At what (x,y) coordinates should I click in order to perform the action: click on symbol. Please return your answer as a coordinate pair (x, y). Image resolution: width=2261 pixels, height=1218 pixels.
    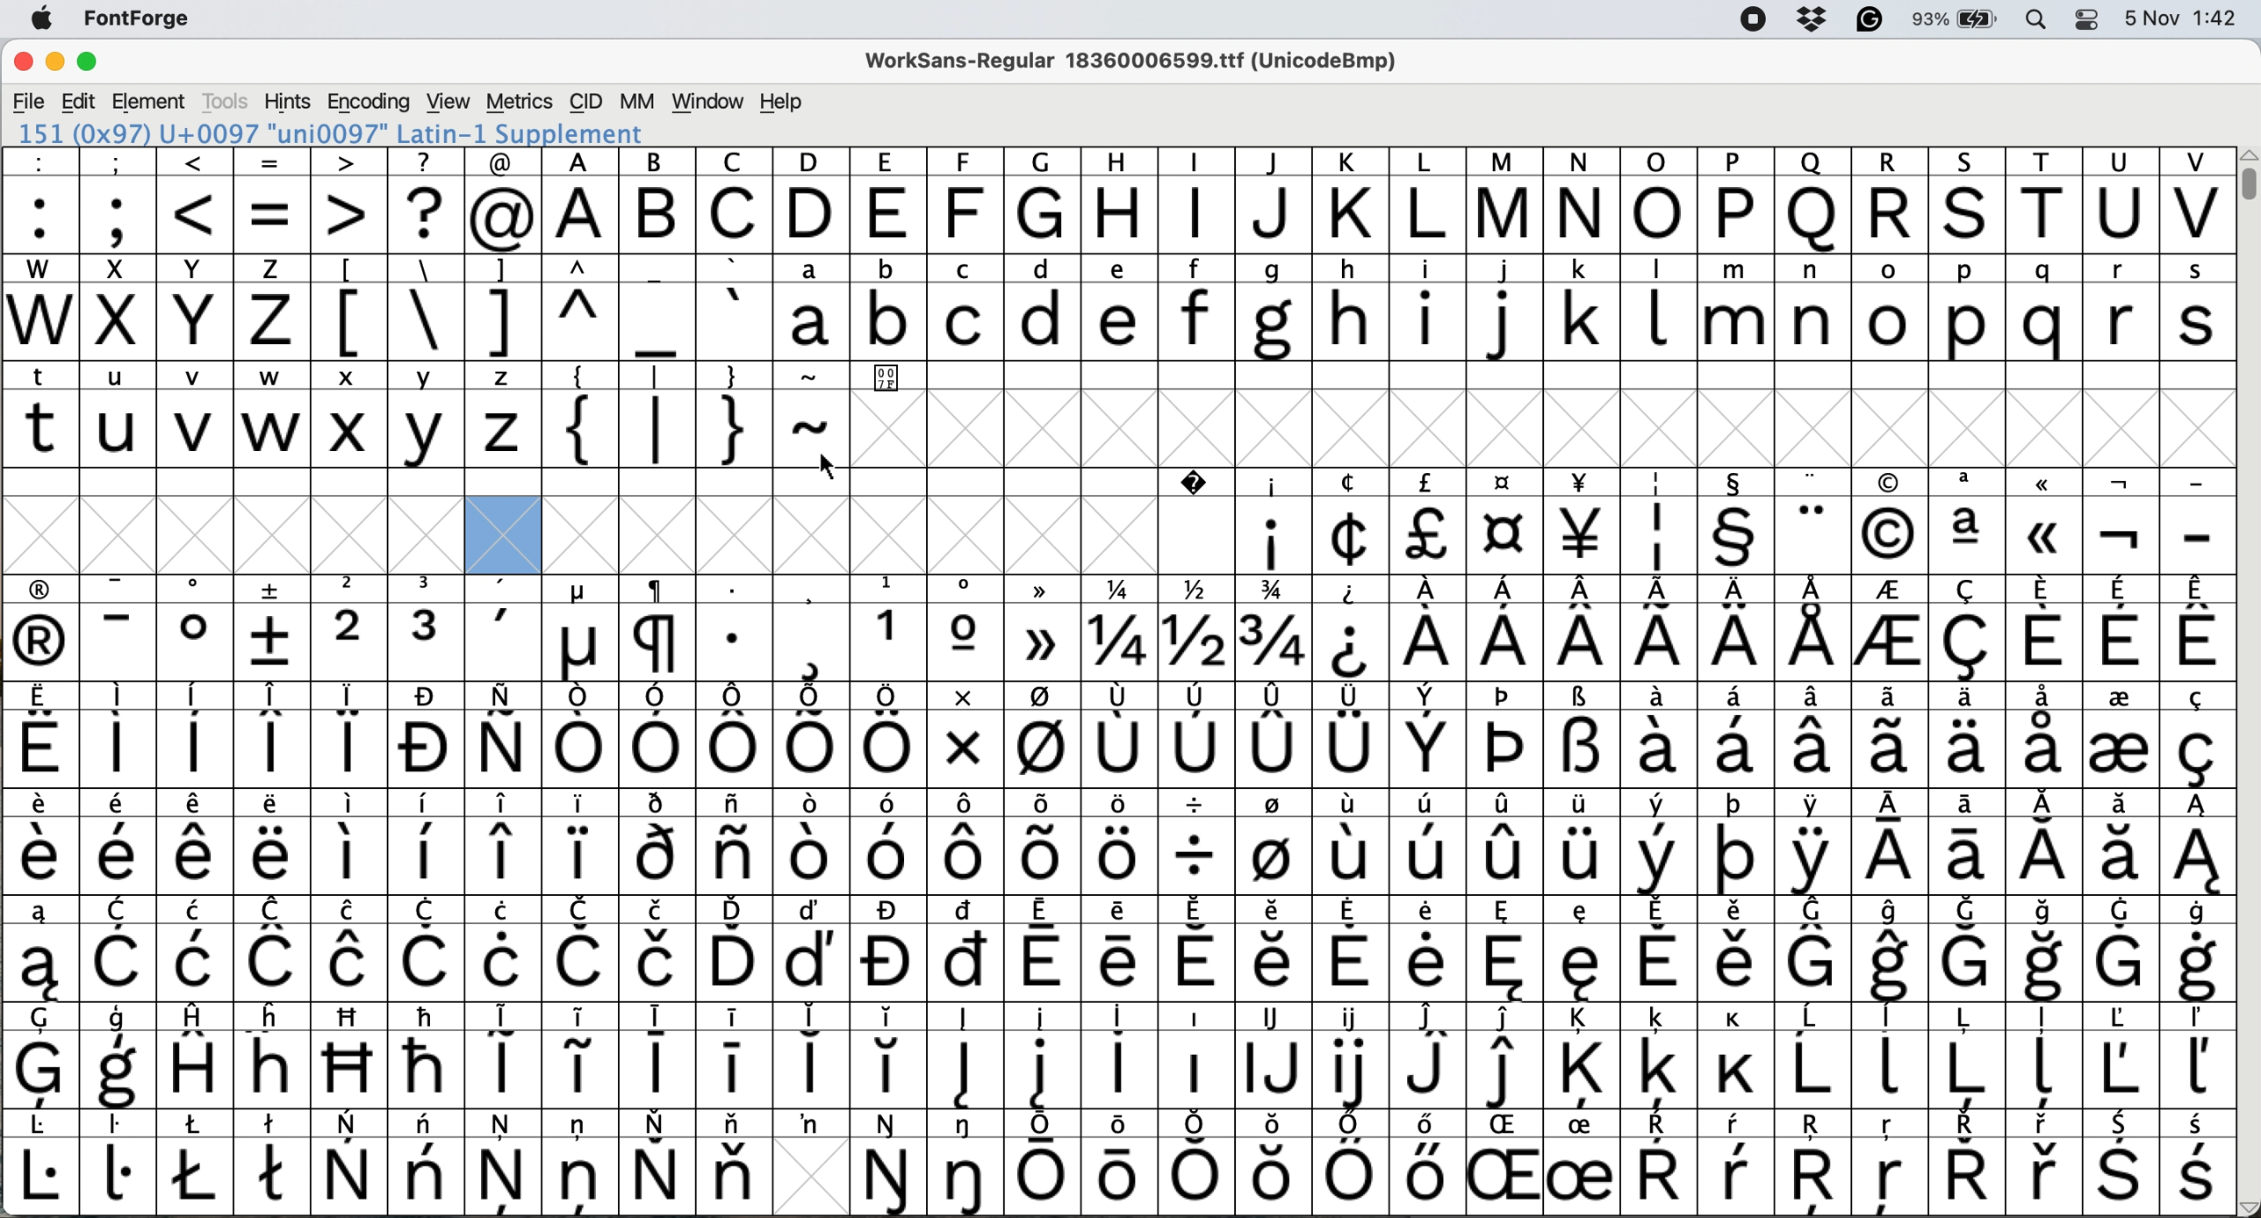
    Looking at the image, I should click on (2049, 950).